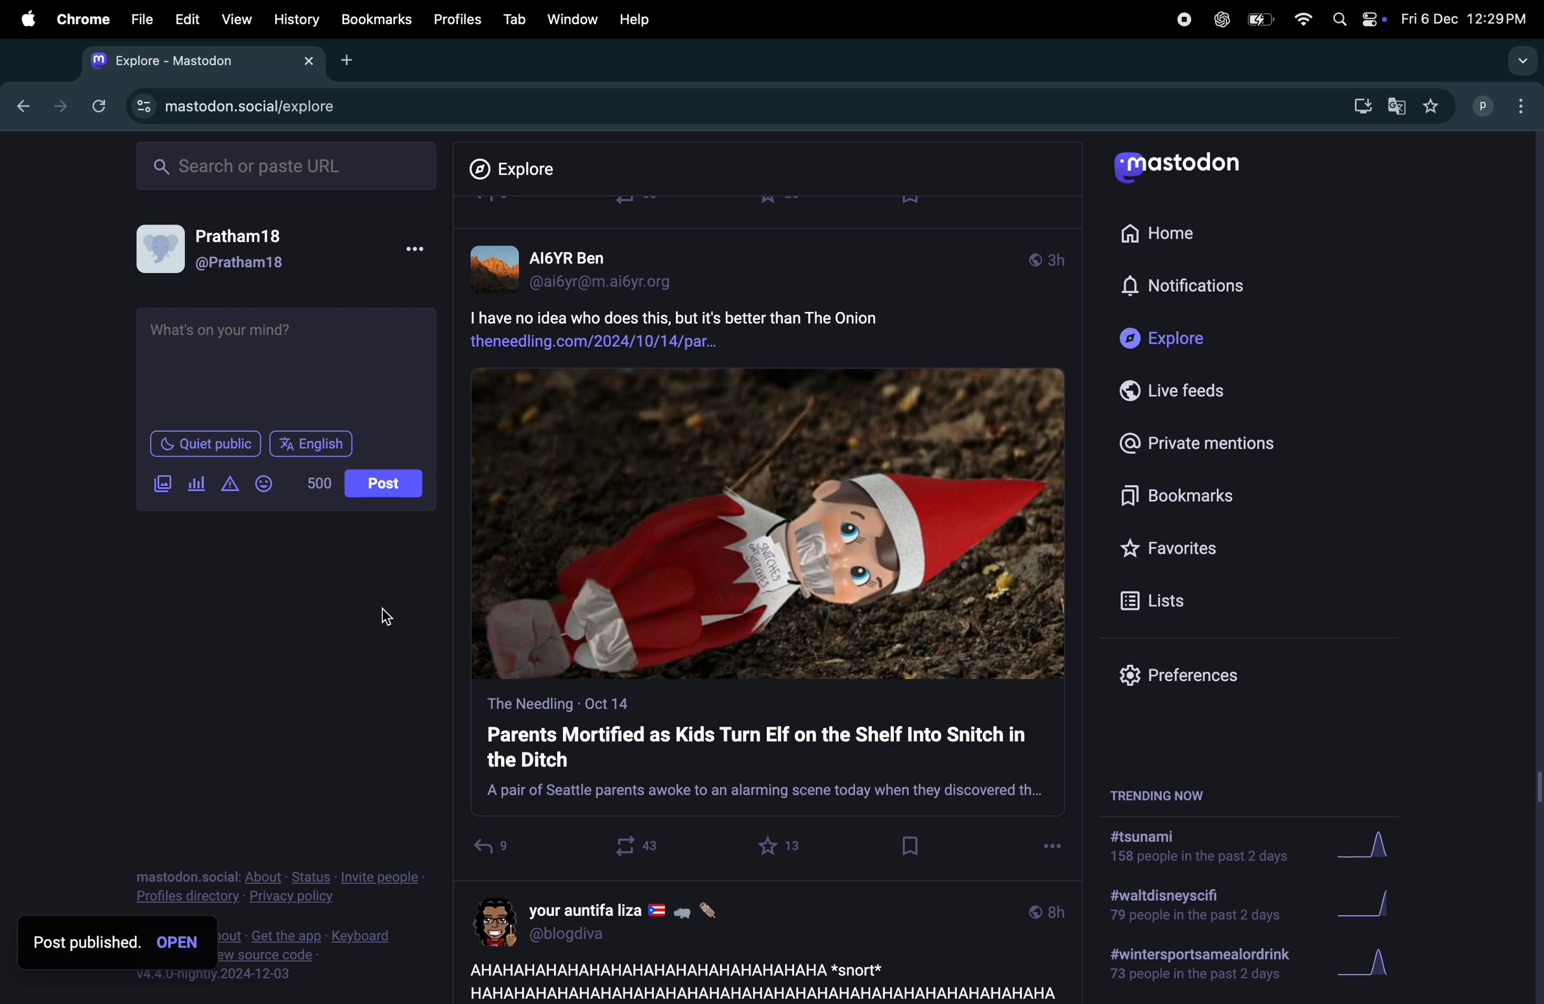 Image resolution: width=1544 pixels, height=1004 pixels. Describe the element at coordinates (1358, 106) in the screenshot. I see `download masto don` at that location.